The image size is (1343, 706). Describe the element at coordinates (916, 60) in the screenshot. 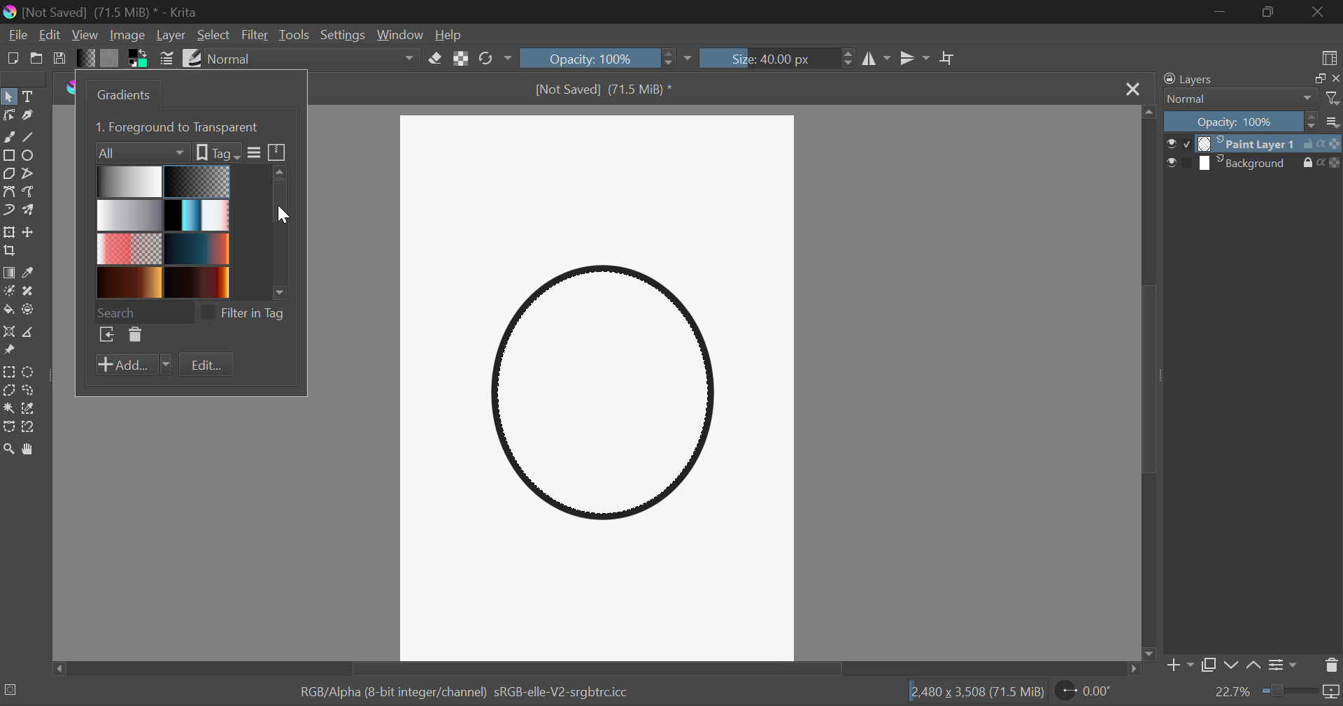

I see `Horizontal Mirror Flip` at that location.